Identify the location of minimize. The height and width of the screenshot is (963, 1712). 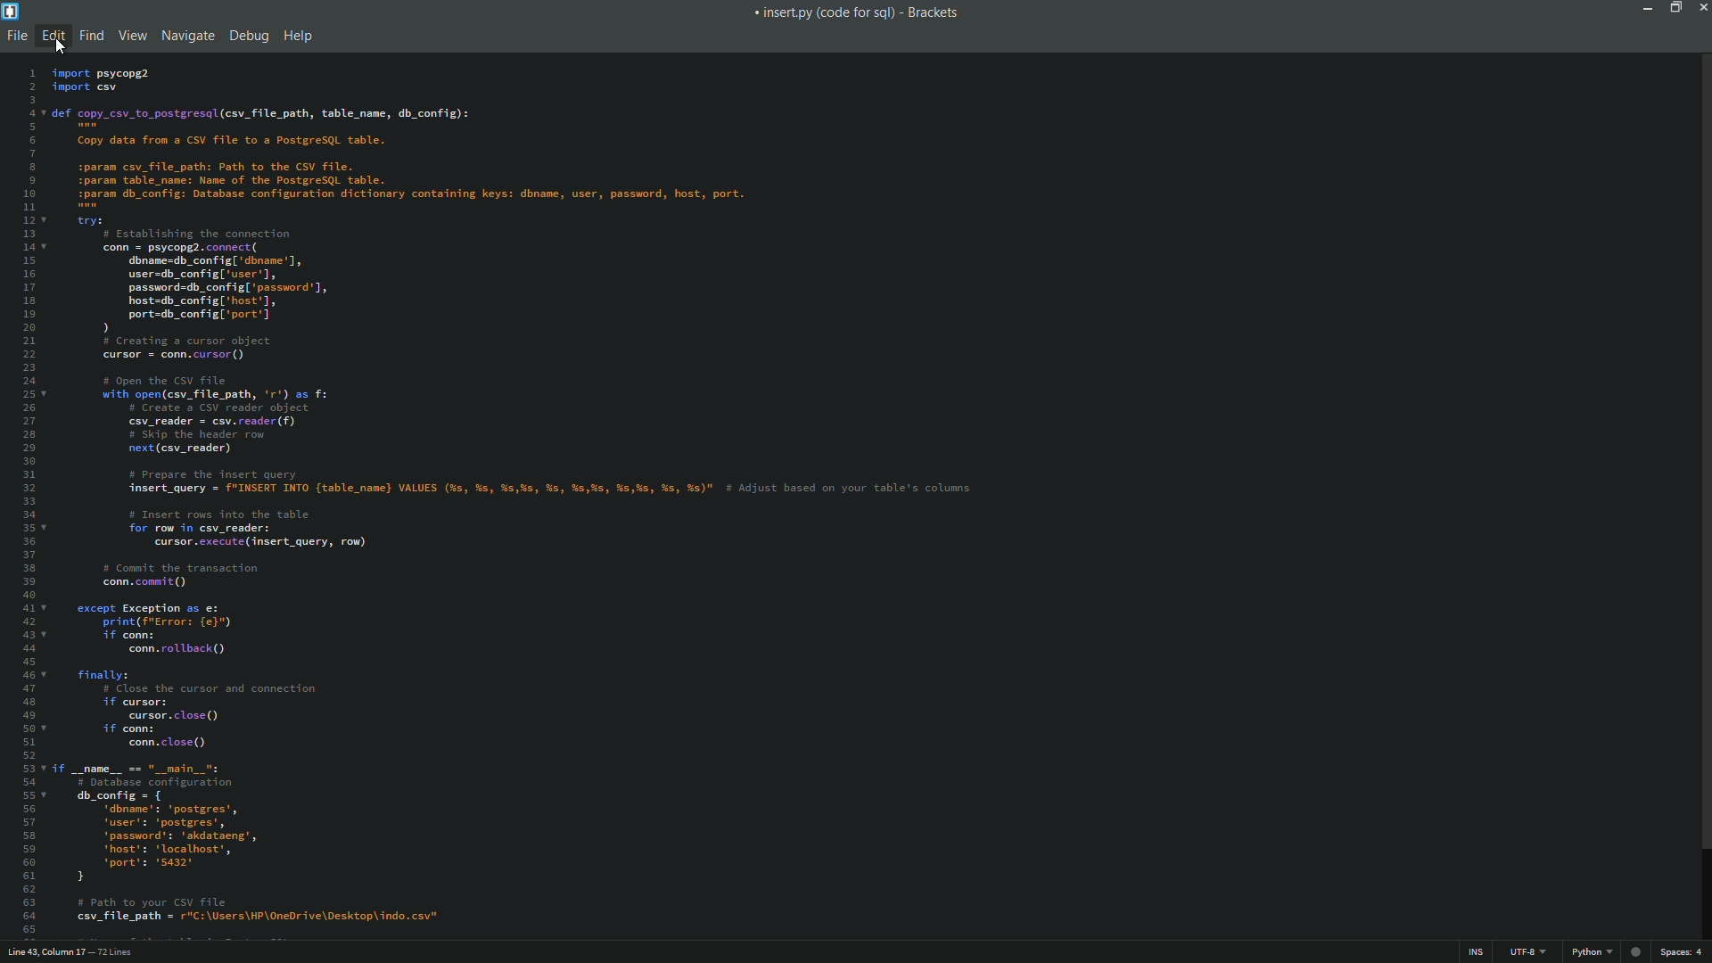
(1646, 7).